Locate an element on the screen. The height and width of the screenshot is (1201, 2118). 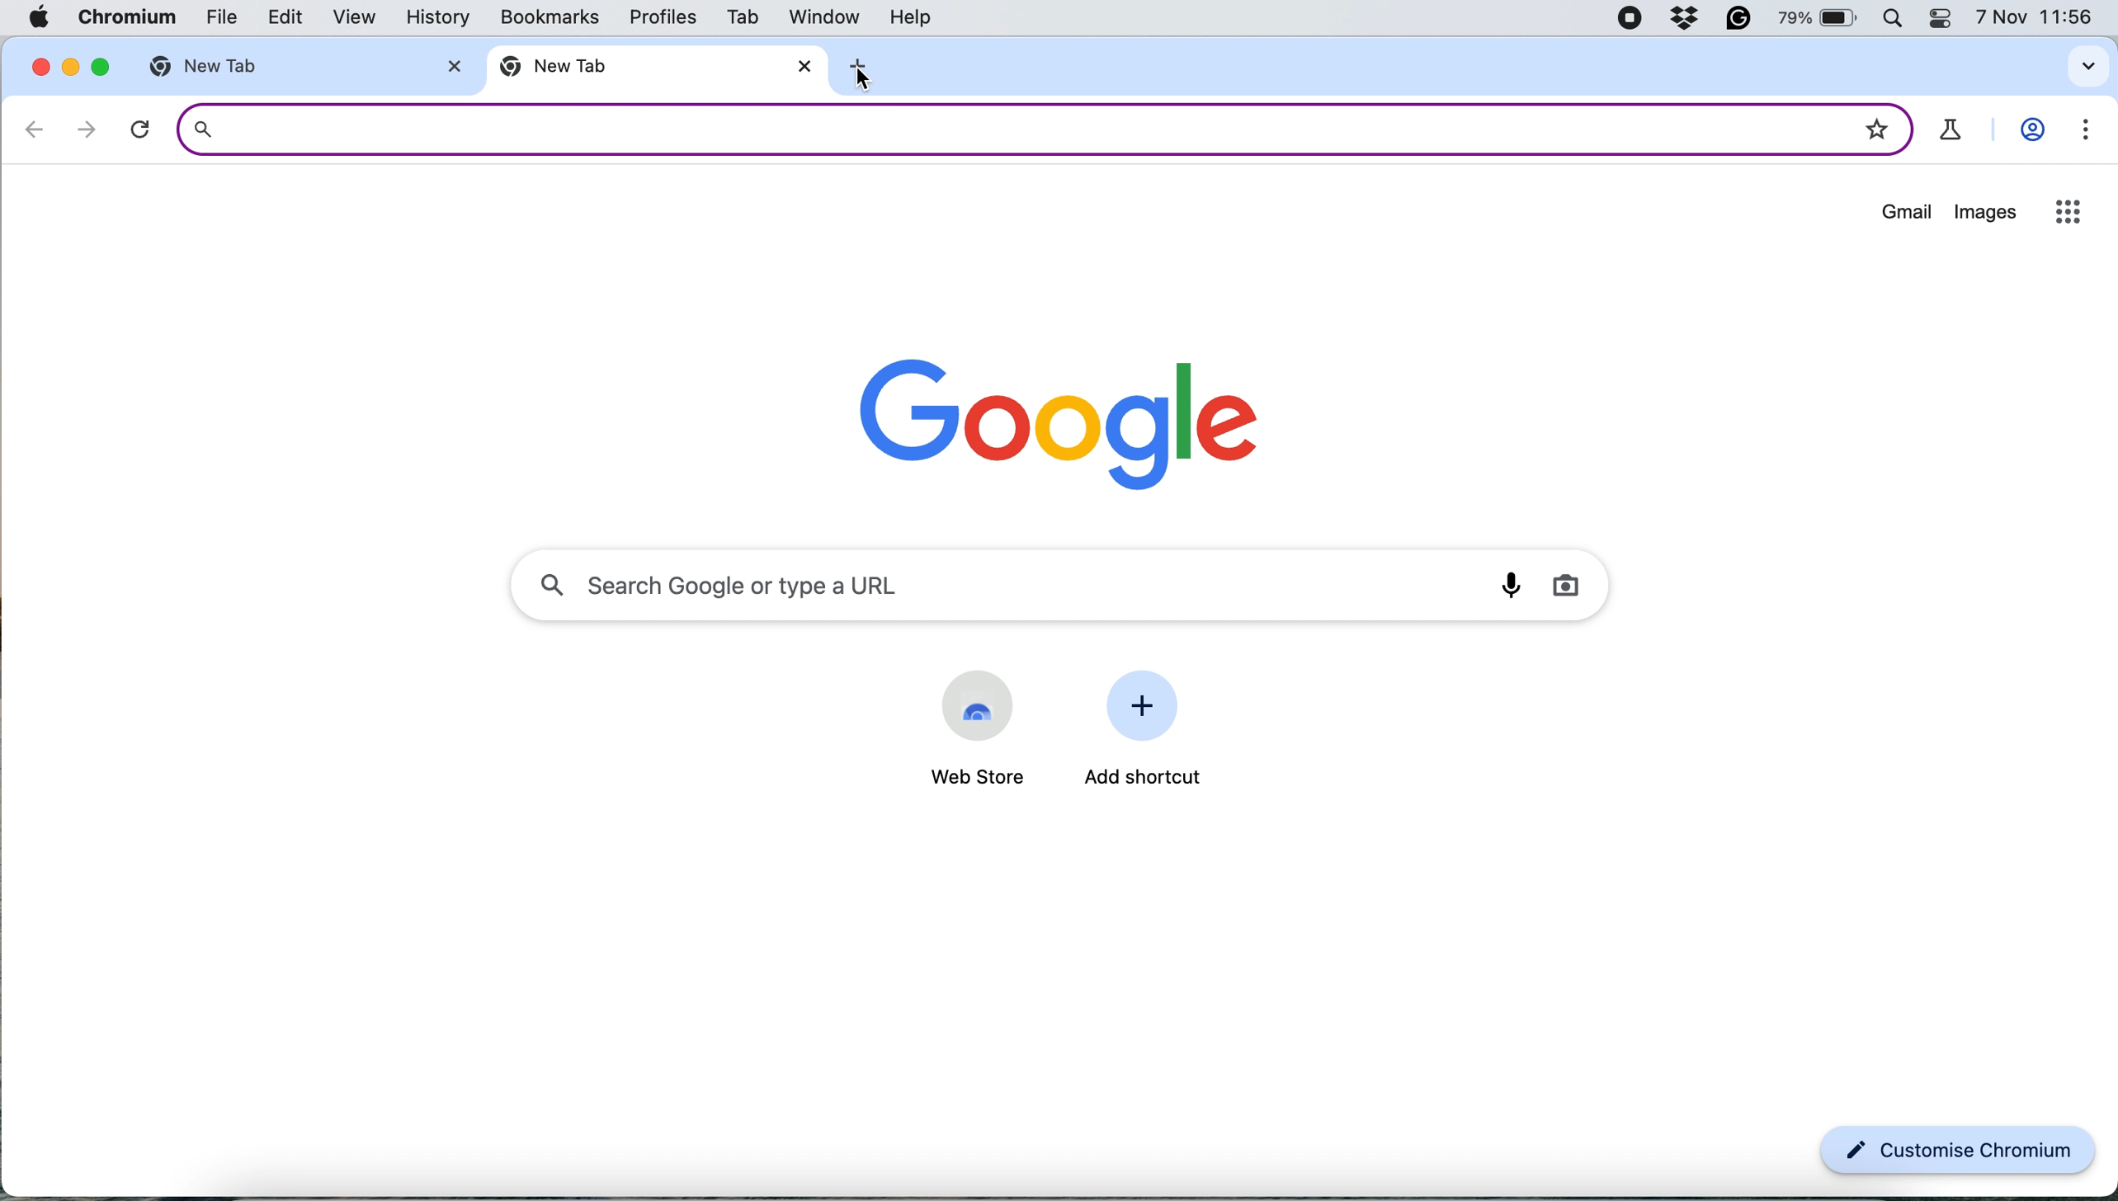
window is located at coordinates (823, 17).